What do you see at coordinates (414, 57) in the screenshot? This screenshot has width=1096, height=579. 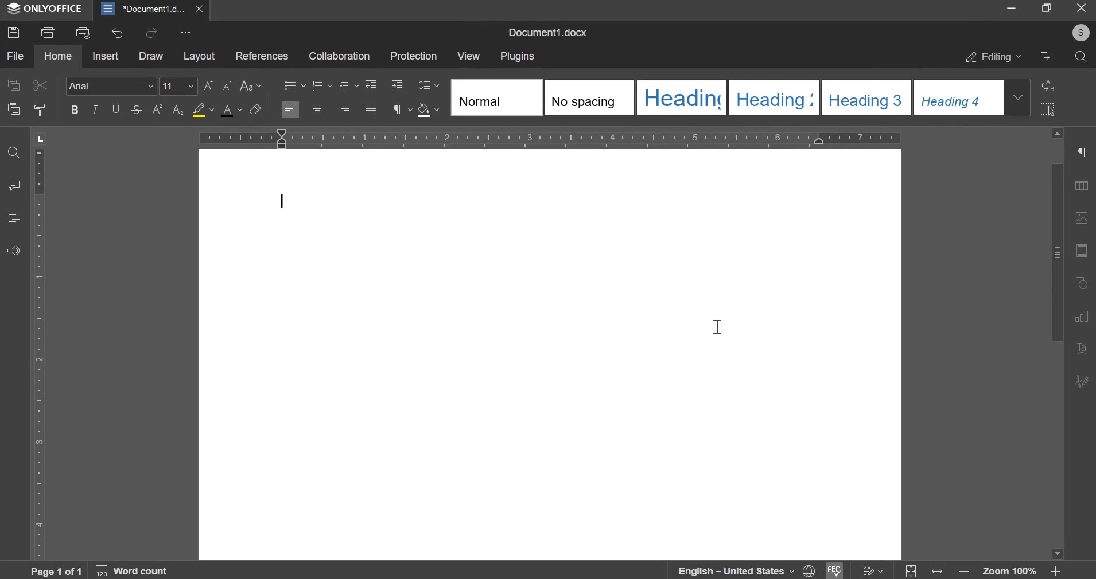 I see `protection` at bounding box center [414, 57].